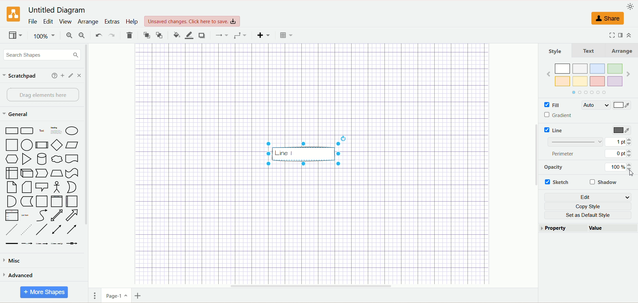 Image resolution: width=638 pixels, height=303 pixels. Describe the element at coordinates (587, 197) in the screenshot. I see `edit` at that location.